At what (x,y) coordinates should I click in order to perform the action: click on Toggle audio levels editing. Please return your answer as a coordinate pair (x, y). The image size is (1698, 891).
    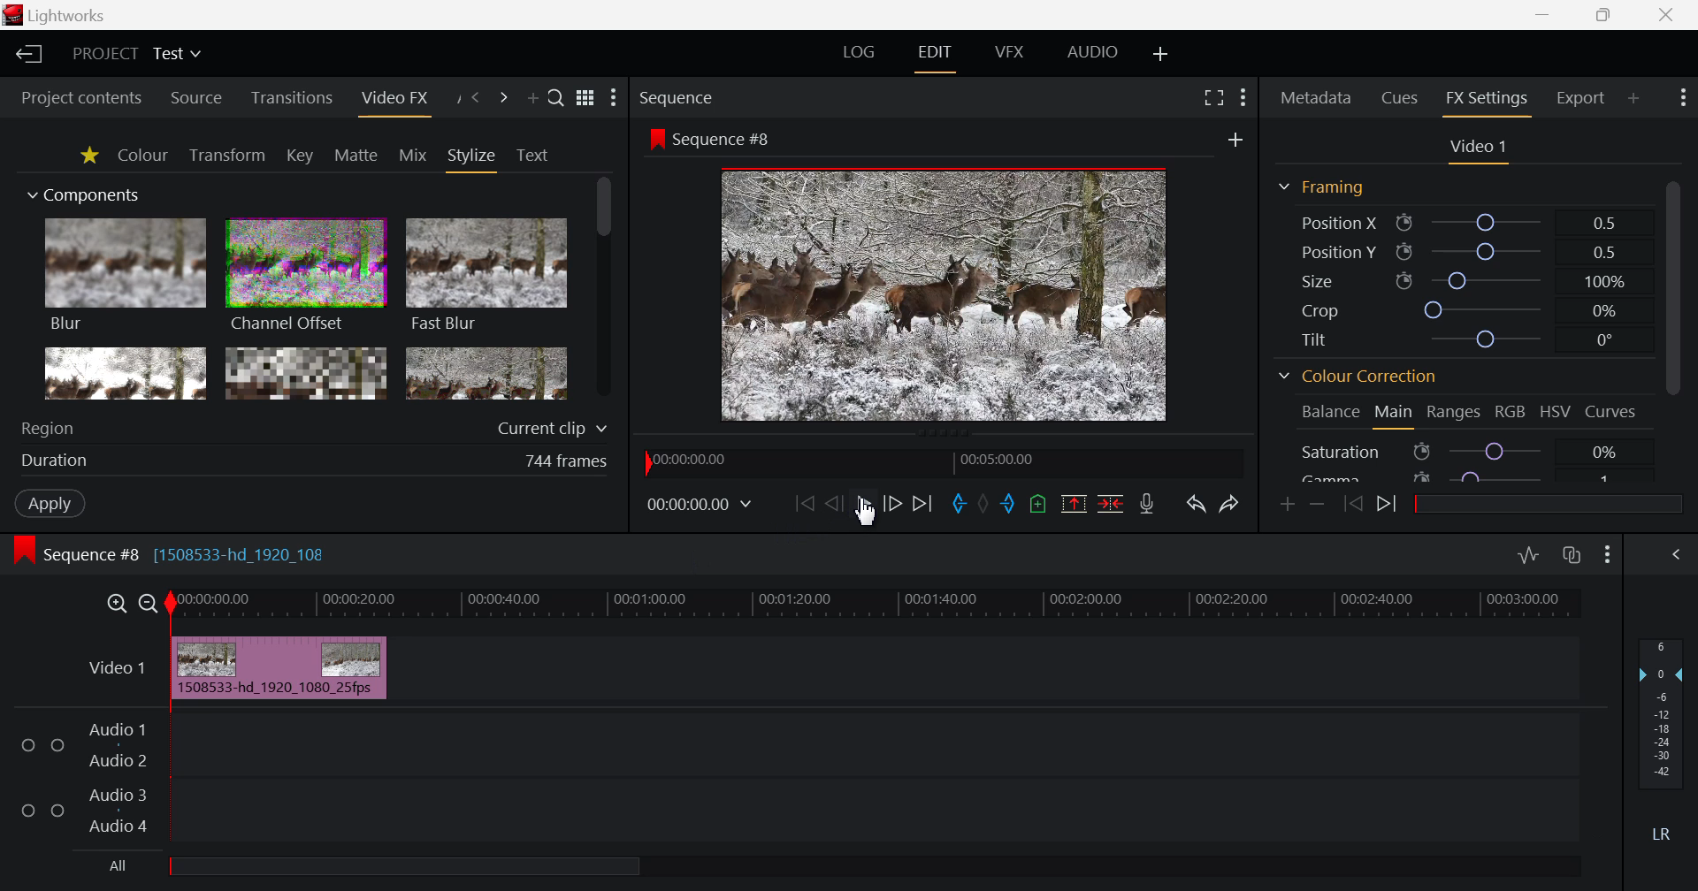
    Looking at the image, I should click on (1528, 555).